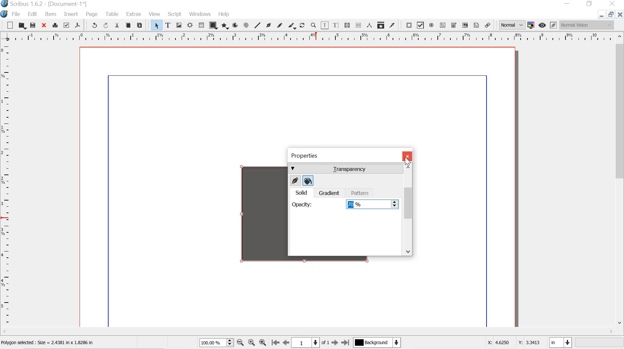 This screenshot has width=624, height=349. What do you see at coordinates (90, 13) in the screenshot?
I see `page` at bounding box center [90, 13].